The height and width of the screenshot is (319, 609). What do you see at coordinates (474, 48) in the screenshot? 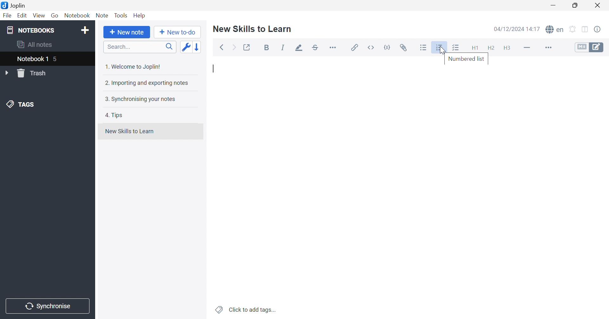
I see `Heading 1` at bounding box center [474, 48].